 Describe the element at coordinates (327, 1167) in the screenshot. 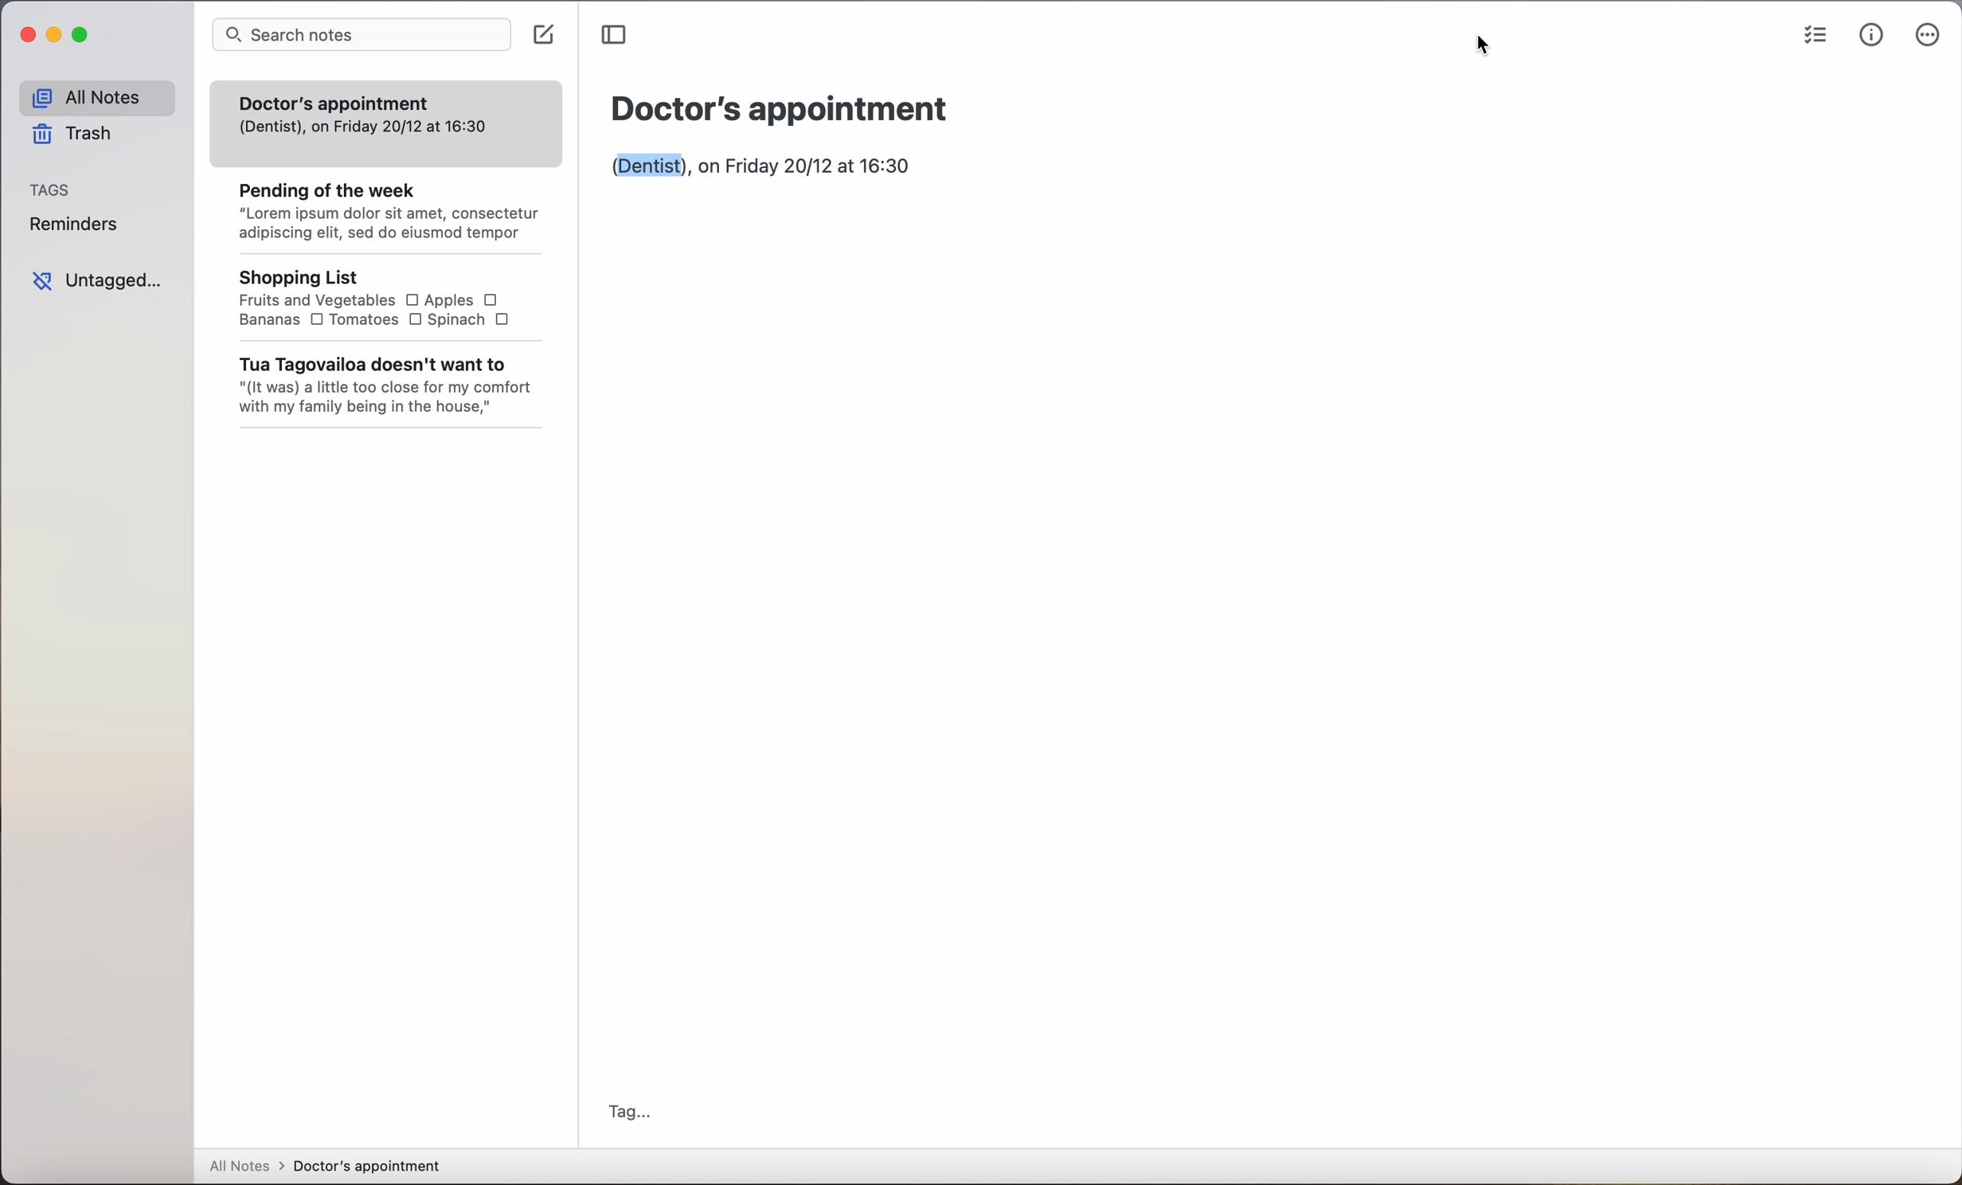

I see `all notes > Doctor's appointment` at that location.